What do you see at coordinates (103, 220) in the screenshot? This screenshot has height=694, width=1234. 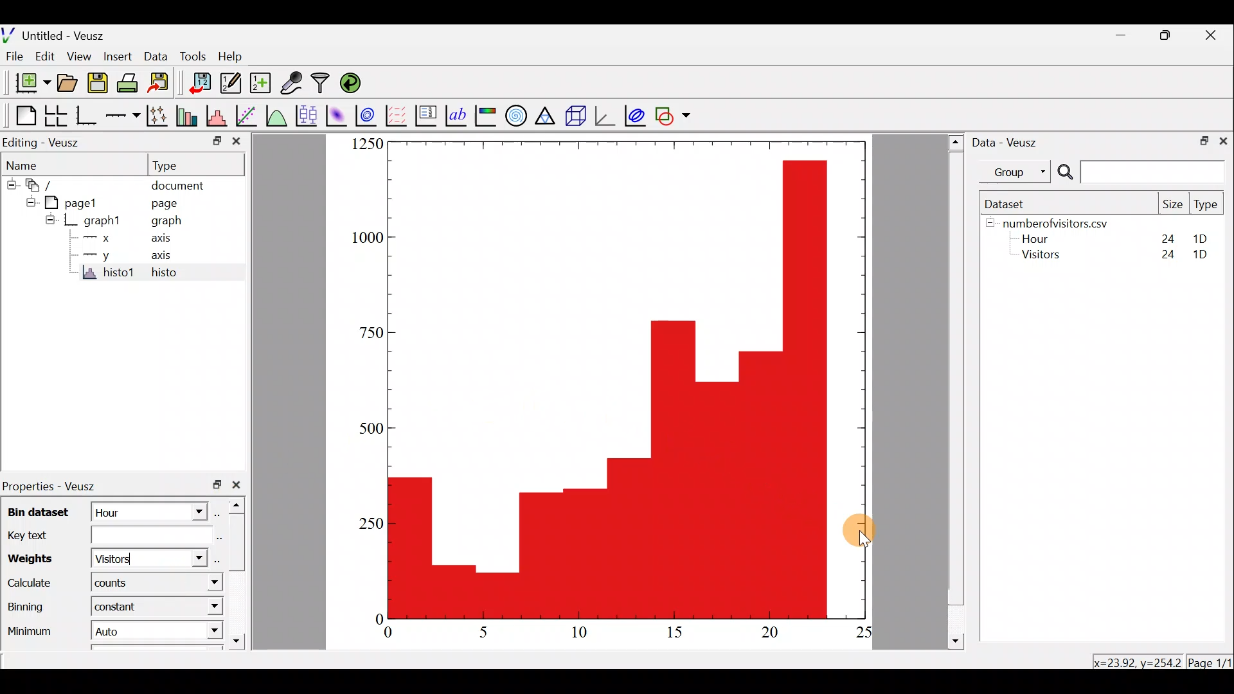 I see `graph1` at bounding box center [103, 220].